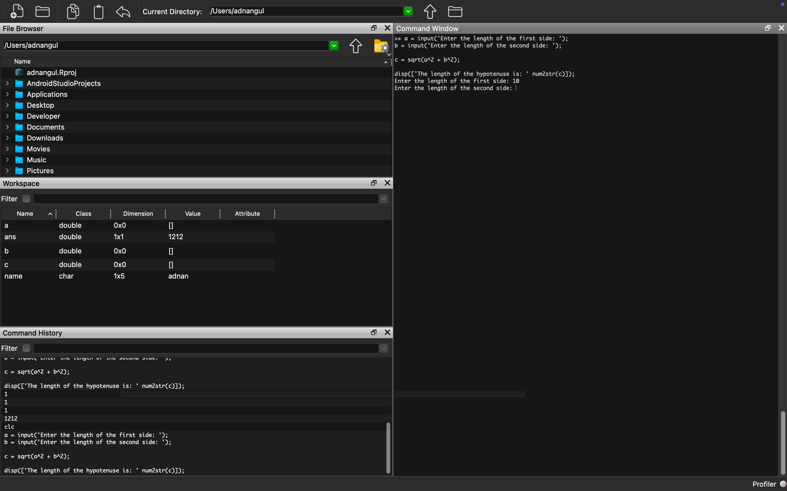 This screenshot has width=787, height=491. I want to click on adnan, so click(181, 277).